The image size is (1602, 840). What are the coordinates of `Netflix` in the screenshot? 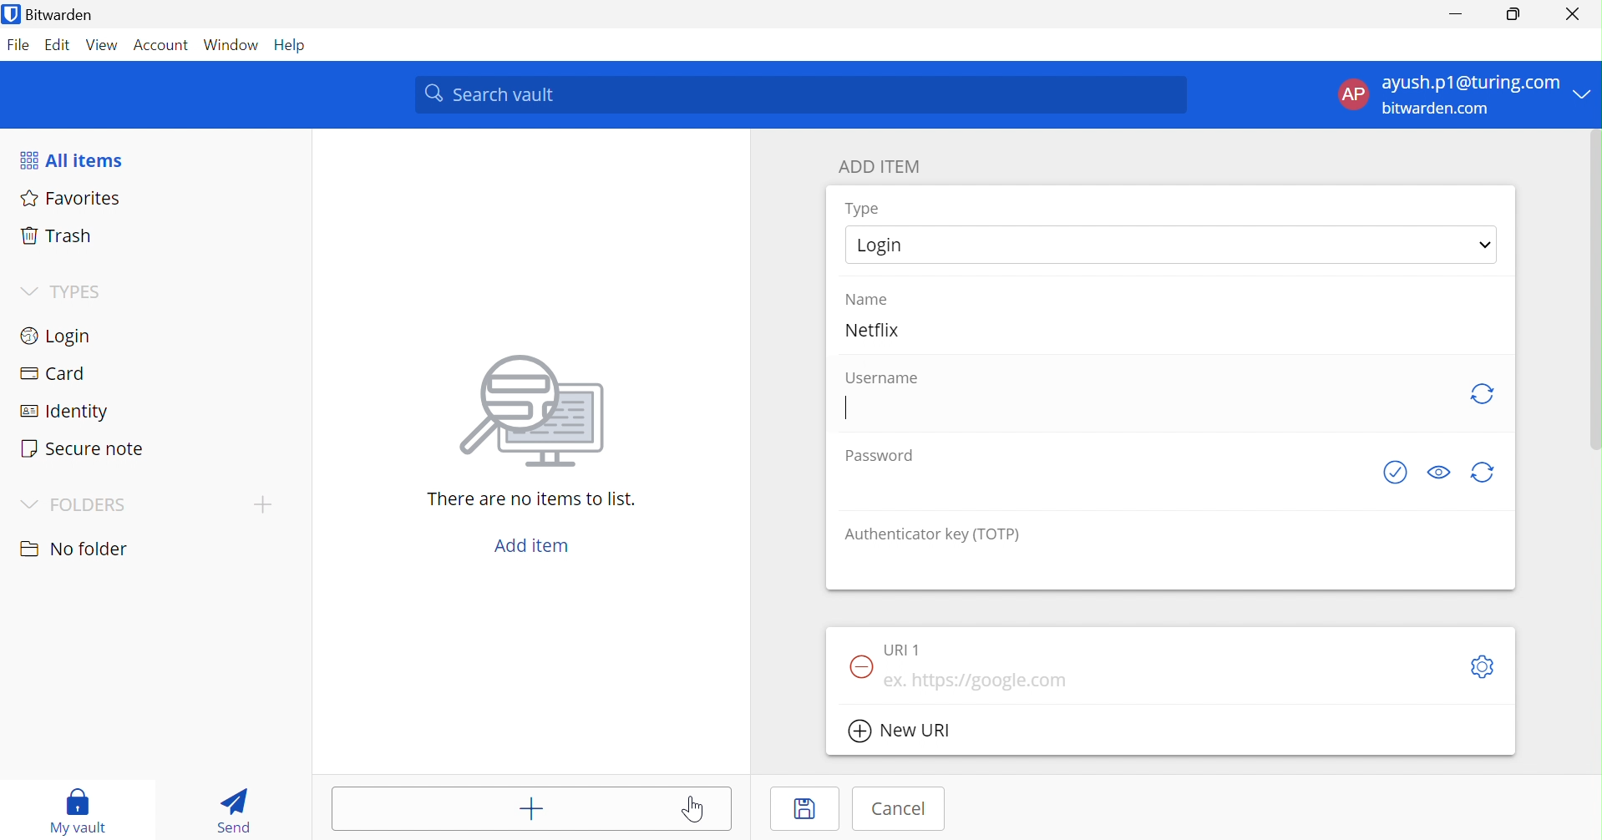 It's located at (871, 329).